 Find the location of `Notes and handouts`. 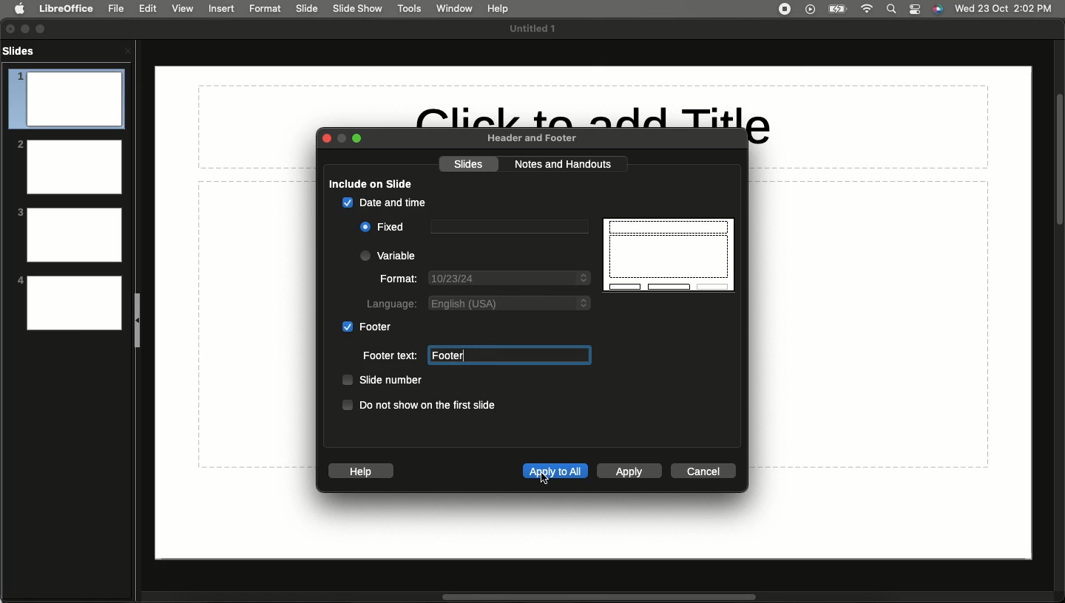

Notes and handouts is located at coordinates (564, 165).